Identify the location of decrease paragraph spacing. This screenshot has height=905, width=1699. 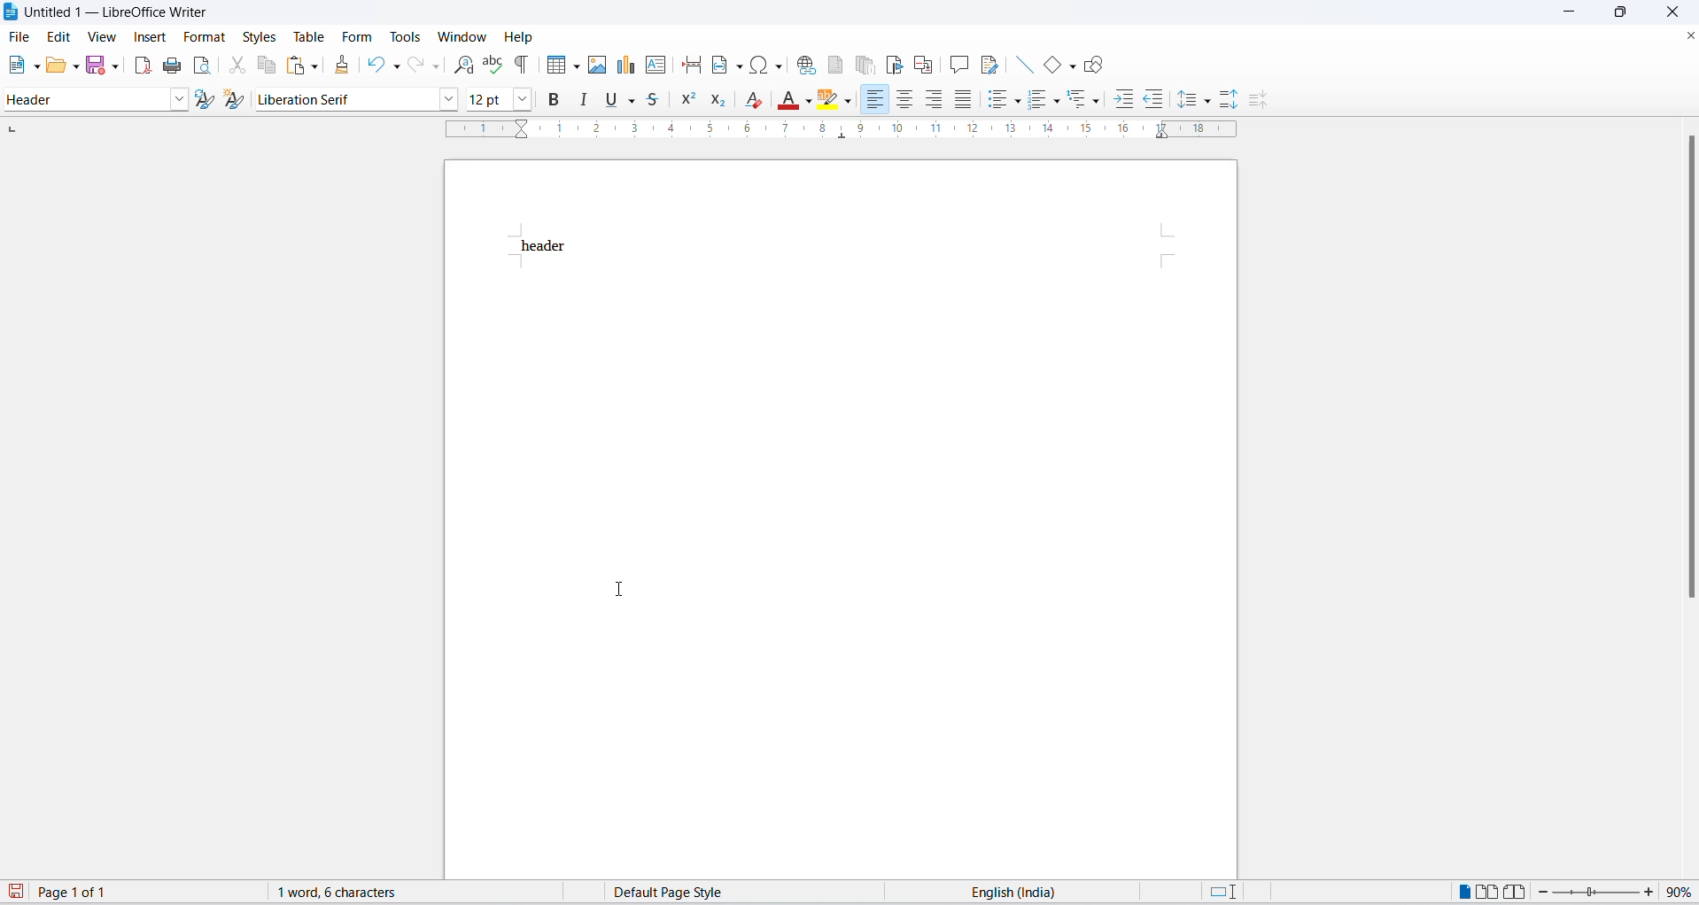
(1260, 103).